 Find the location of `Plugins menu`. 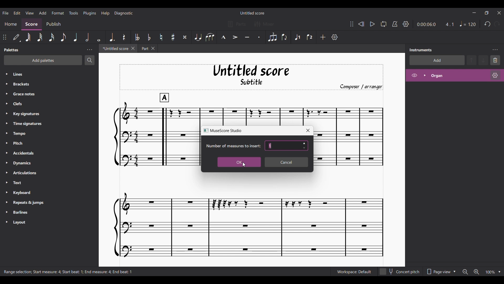

Plugins menu is located at coordinates (90, 13).